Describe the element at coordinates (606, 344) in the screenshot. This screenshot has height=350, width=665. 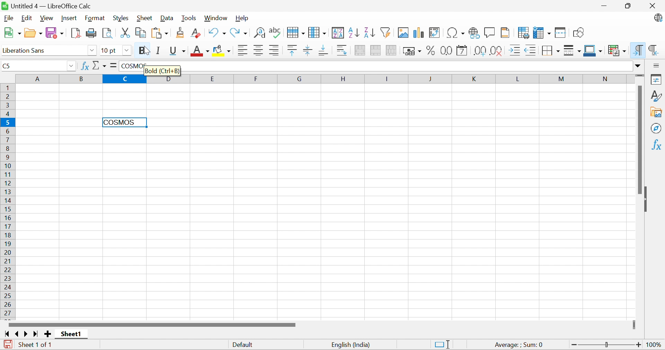
I see `Slider` at that location.